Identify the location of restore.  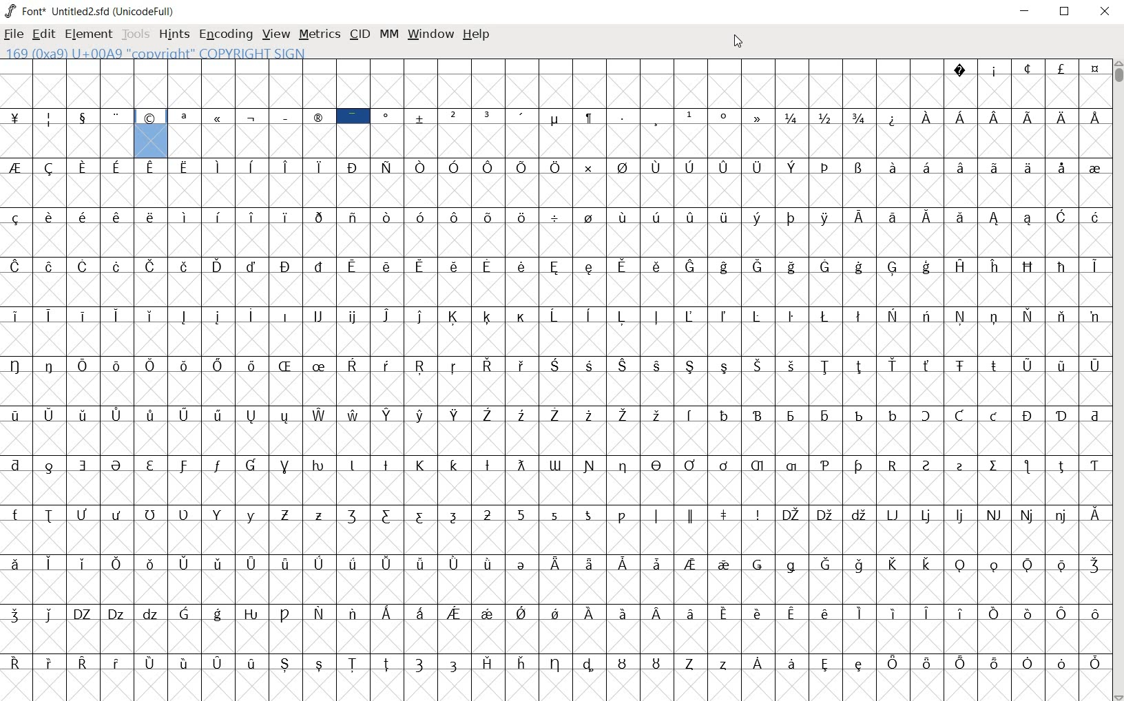
(1066, 12).